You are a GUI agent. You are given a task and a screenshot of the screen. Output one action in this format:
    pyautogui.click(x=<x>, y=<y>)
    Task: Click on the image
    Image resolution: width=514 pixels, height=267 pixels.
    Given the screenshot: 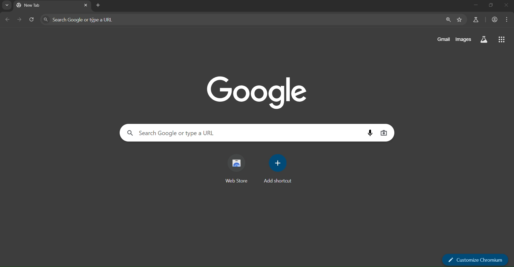 What is the action you would take?
    pyautogui.click(x=256, y=92)
    